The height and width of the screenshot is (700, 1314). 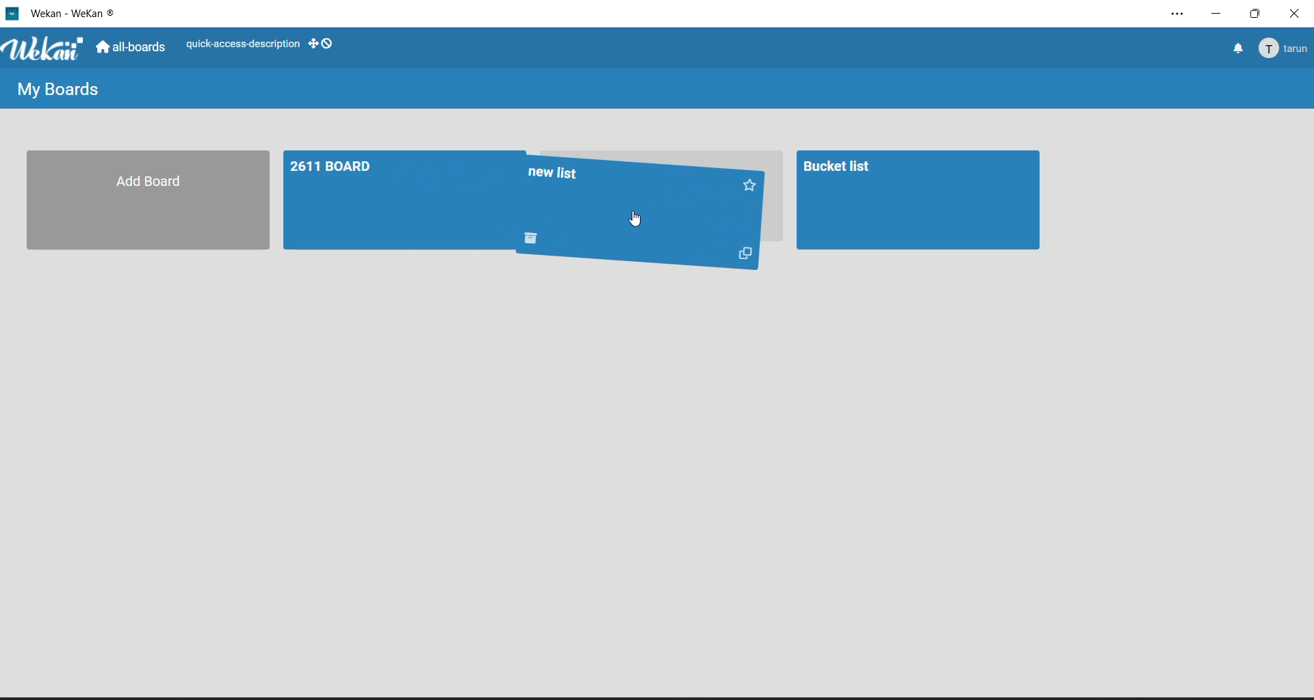 I want to click on tarun, so click(x=1285, y=48).